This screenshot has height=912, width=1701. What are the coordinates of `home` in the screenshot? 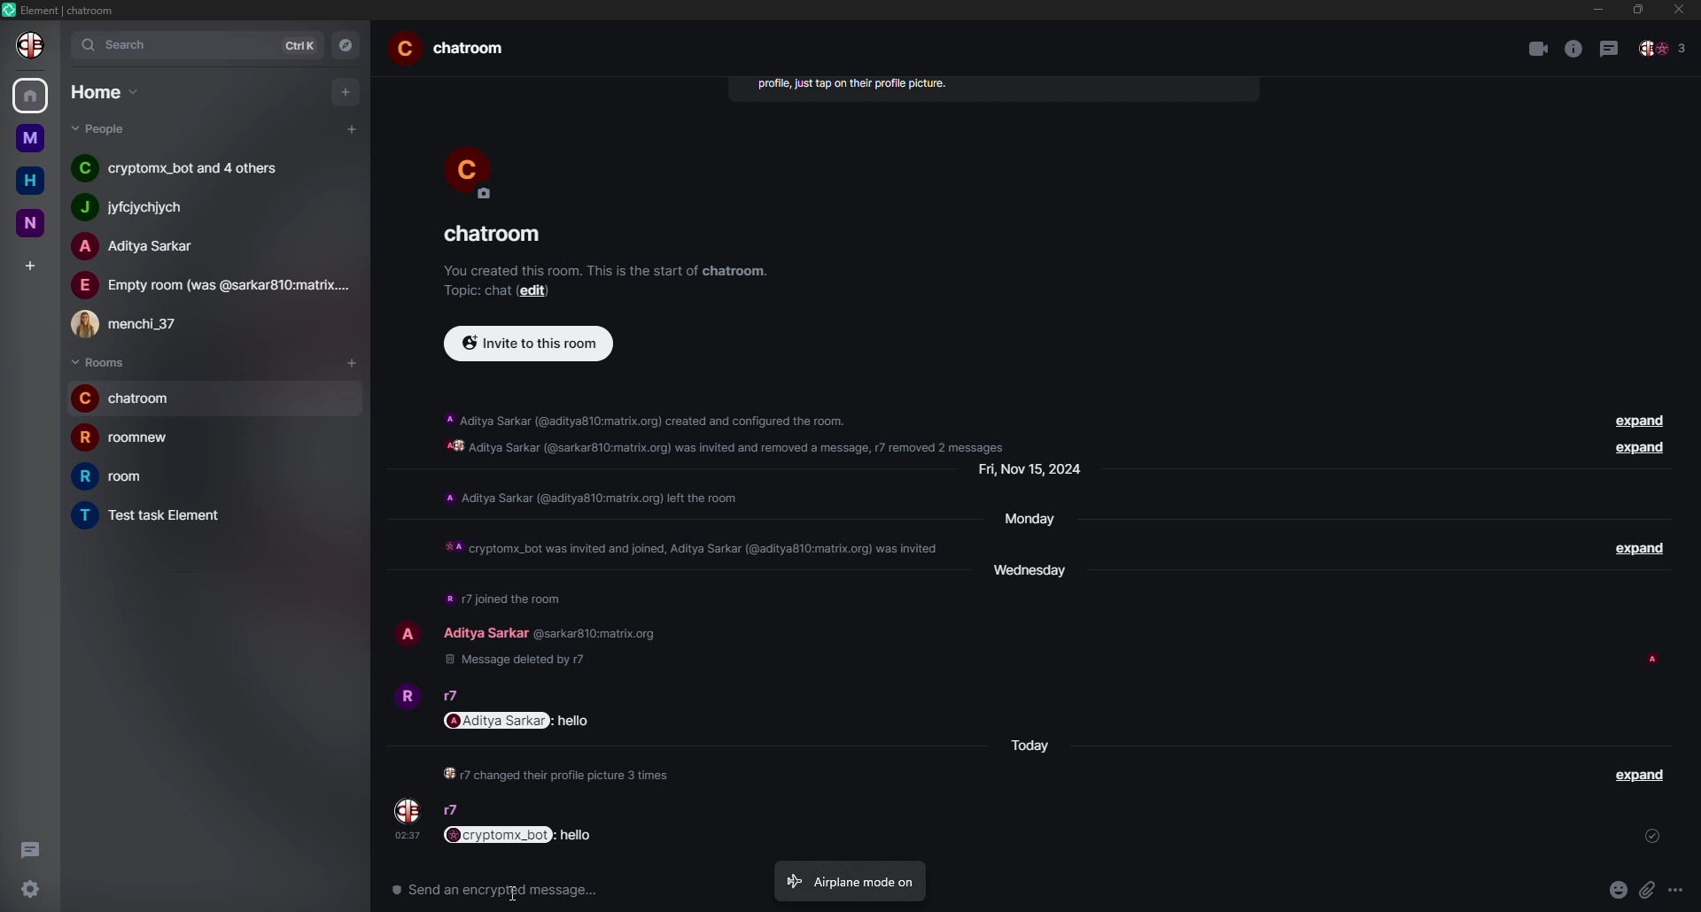 It's located at (29, 179).